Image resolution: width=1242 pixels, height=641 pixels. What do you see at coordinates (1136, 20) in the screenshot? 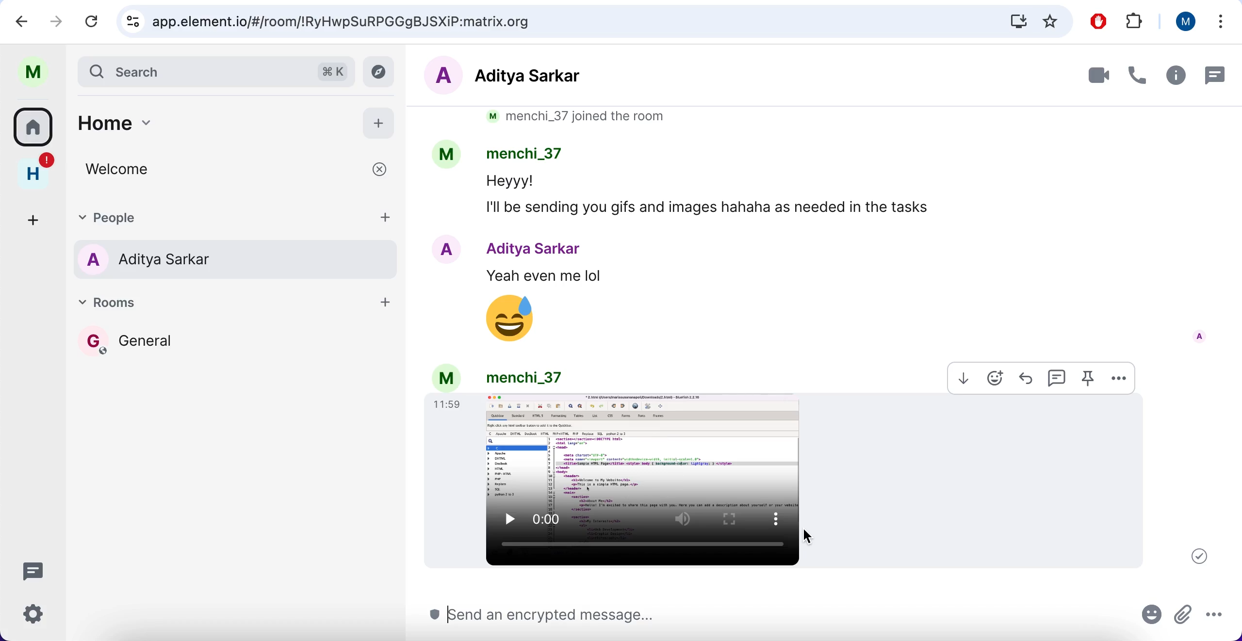
I see `extensions` at bounding box center [1136, 20].